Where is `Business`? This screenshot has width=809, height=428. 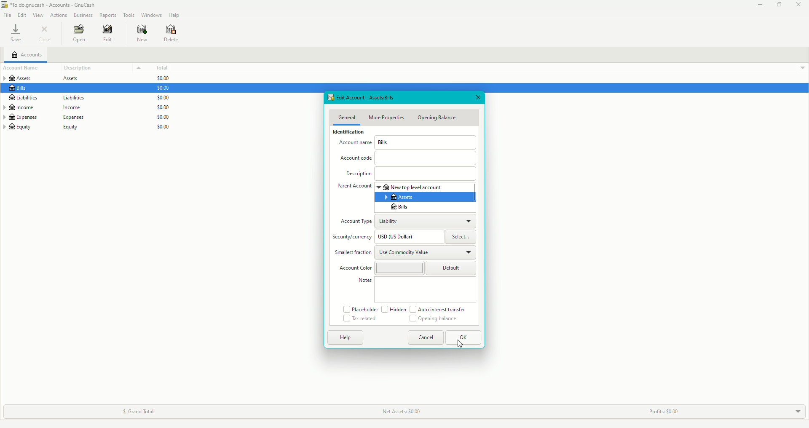
Business is located at coordinates (83, 15).